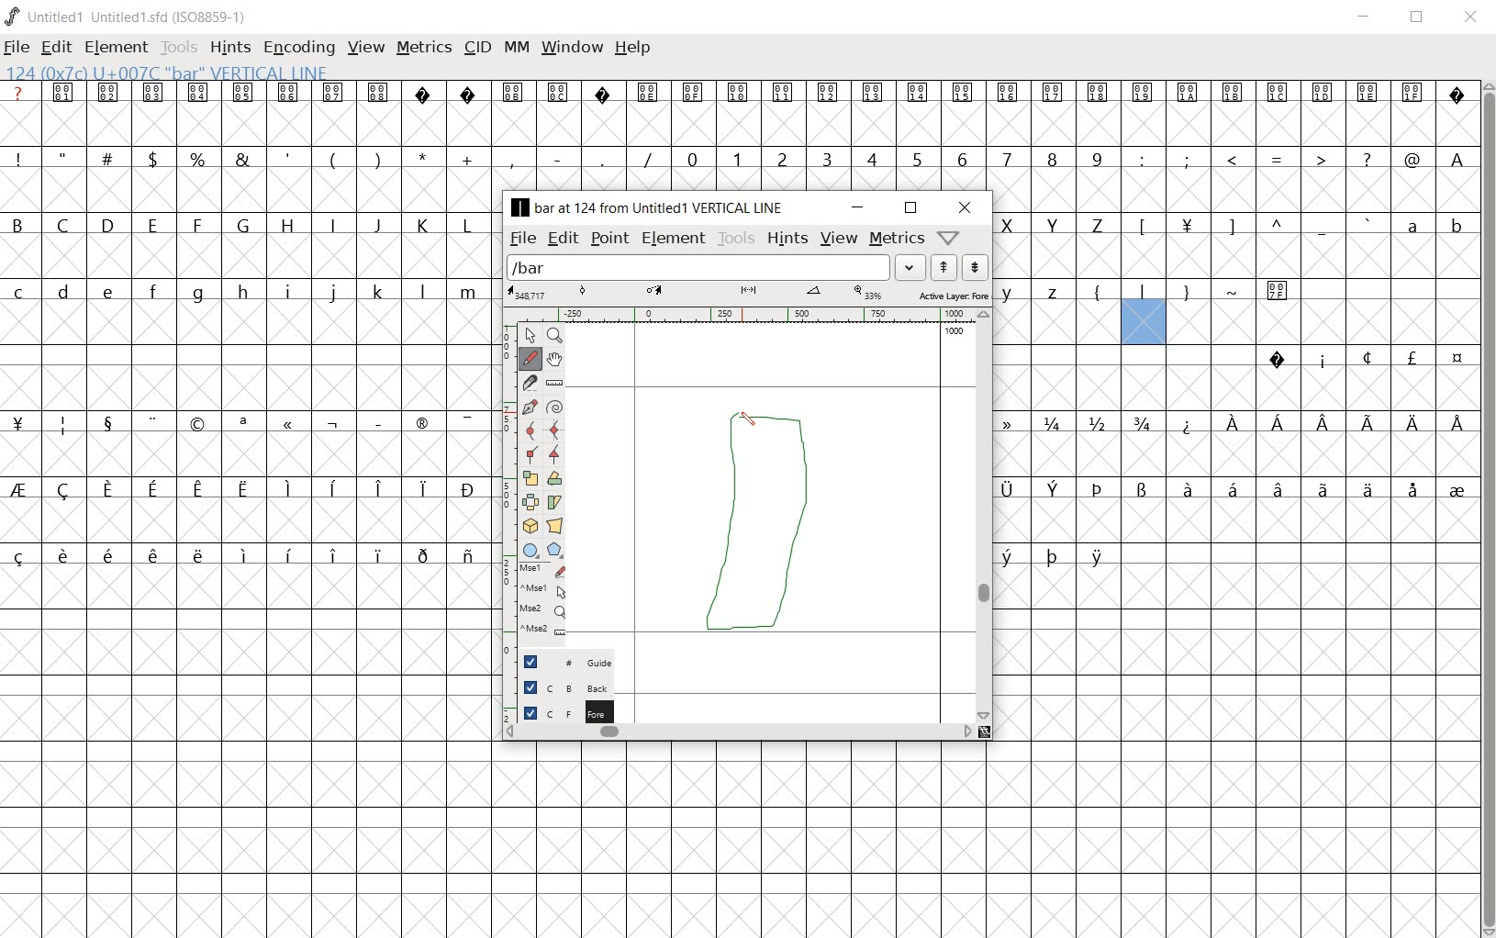  What do you see at coordinates (528, 525) in the screenshot?
I see `rotate the selection in 3D and project back to plane` at bounding box center [528, 525].